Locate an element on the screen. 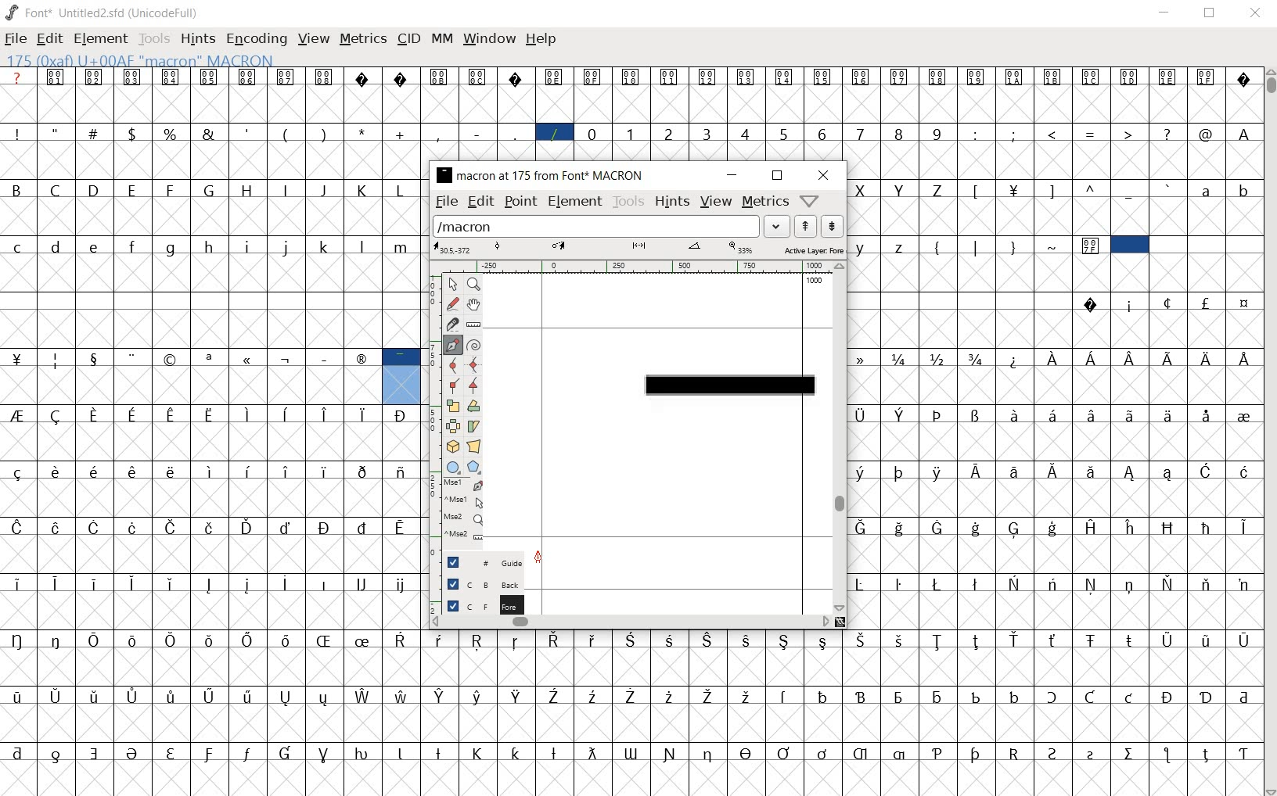  Symbol is located at coordinates (1243, 470).